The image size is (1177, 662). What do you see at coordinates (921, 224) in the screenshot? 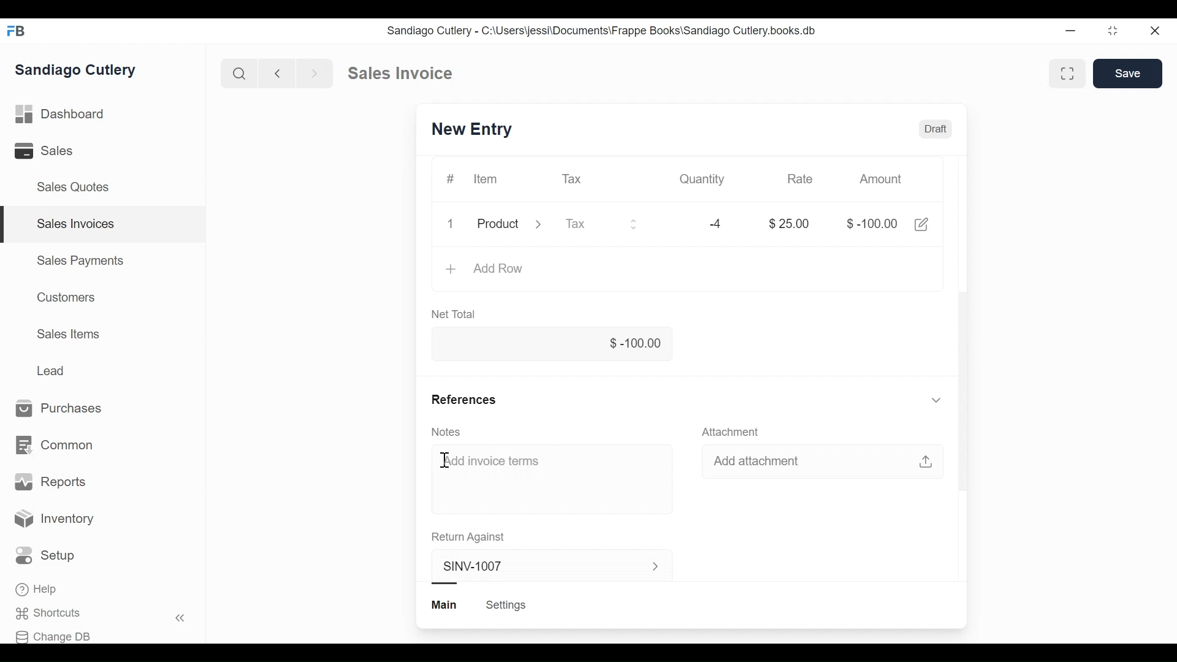
I see `Edit` at bounding box center [921, 224].